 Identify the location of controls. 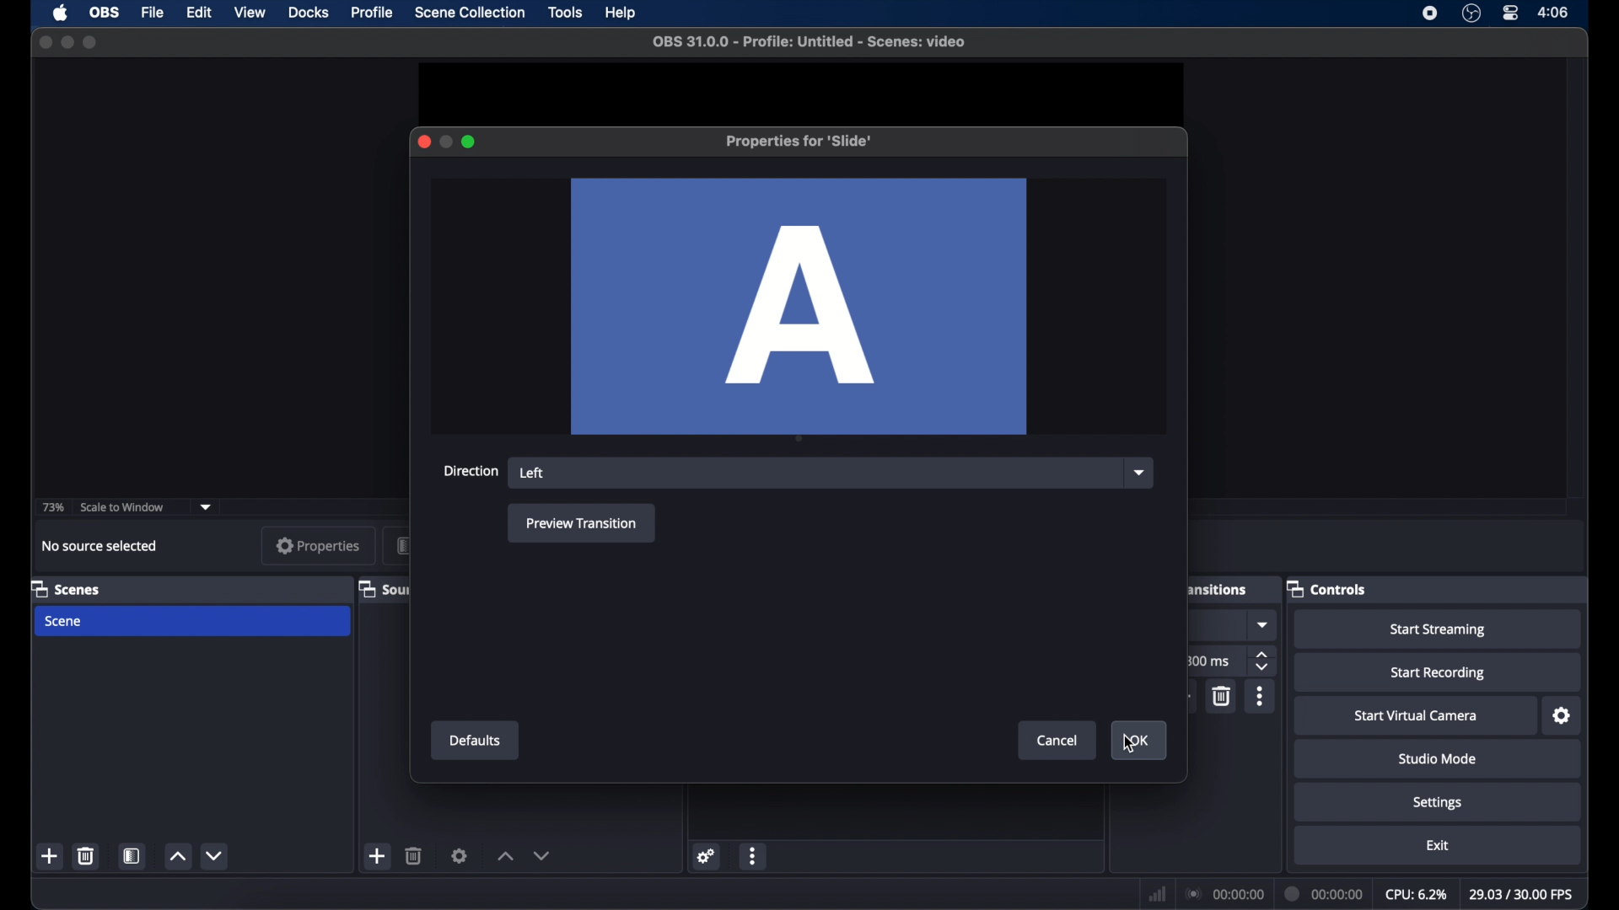
(1327, 590).